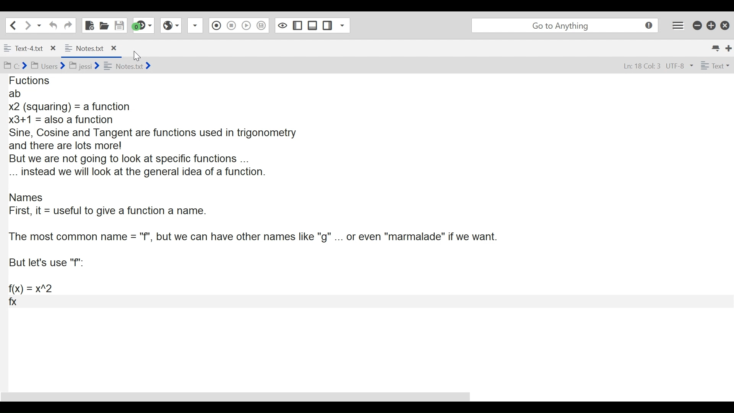 Image resolution: width=734 pixels, height=413 pixels. What do you see at coordinates (120, 25) in the screenshot?
I see `Save` at bounding box center [120, 25].